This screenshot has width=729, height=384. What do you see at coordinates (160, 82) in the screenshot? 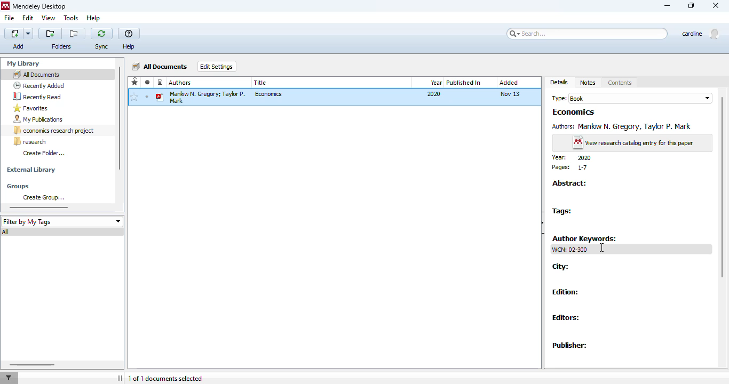
I see `recently added` at bounding box center [160, 82].